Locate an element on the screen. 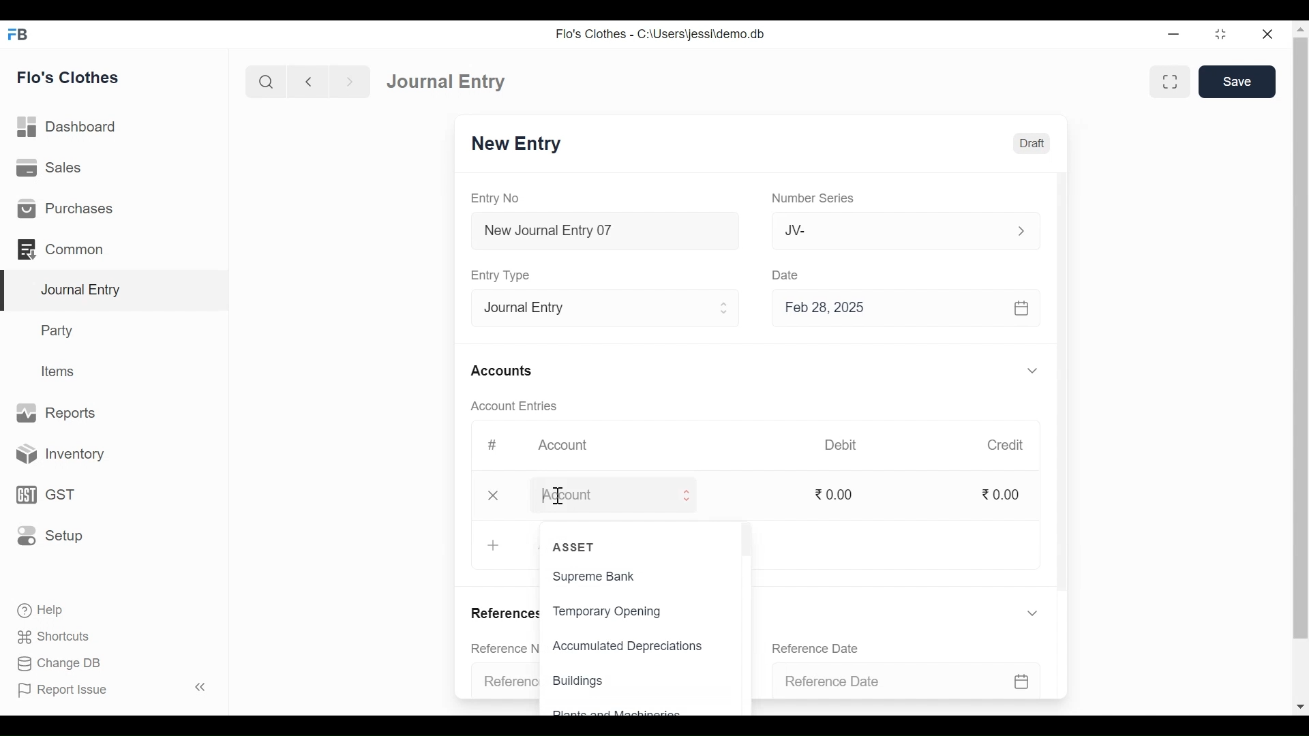 The image size is (1309, 736). Text Cursor is located at coordinates (558, 497).